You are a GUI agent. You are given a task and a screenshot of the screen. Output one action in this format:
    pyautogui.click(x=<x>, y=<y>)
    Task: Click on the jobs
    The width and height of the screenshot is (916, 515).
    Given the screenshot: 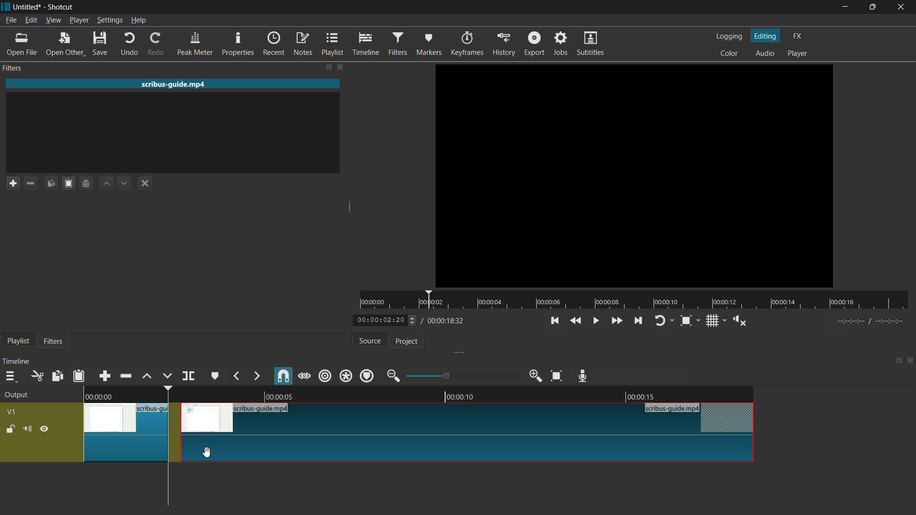 What is the action you would take?
    pyautogui.click(x=562, y=43)
    